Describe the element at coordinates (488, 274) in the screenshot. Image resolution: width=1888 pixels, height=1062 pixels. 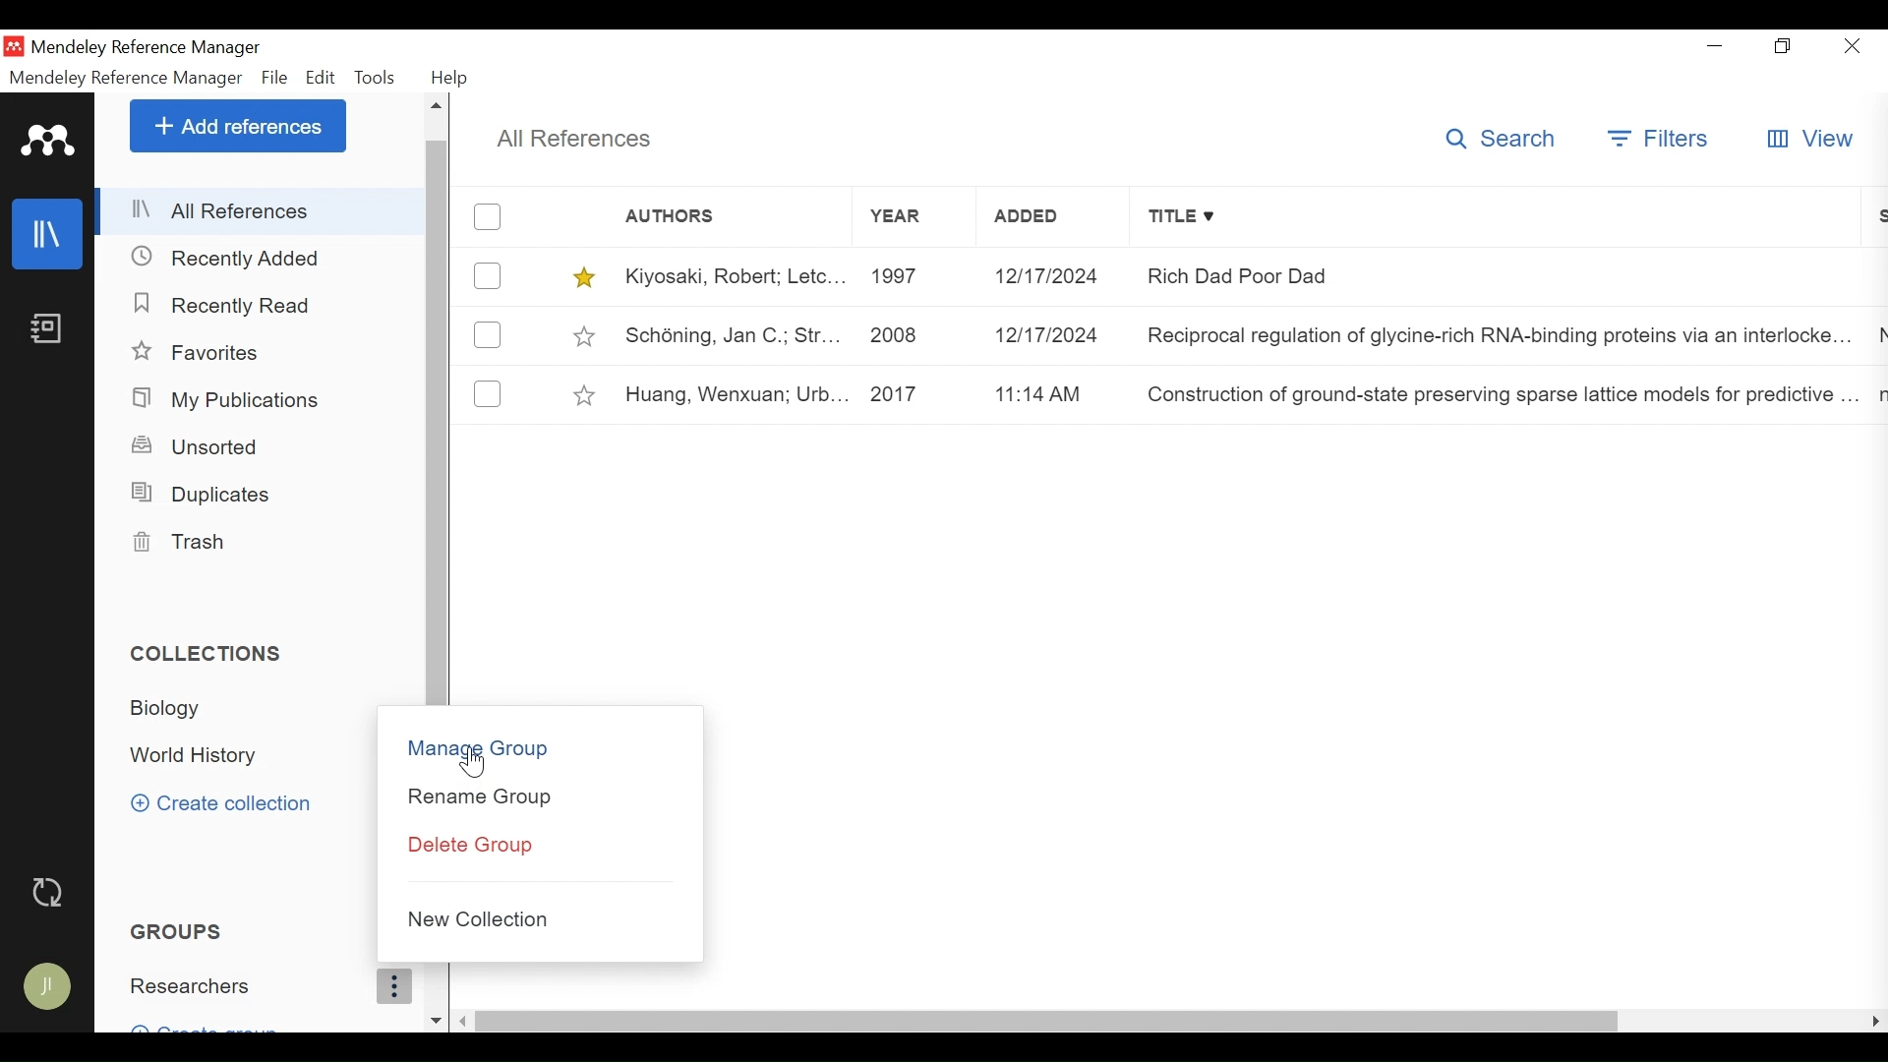
I see `(un)select` at that location.